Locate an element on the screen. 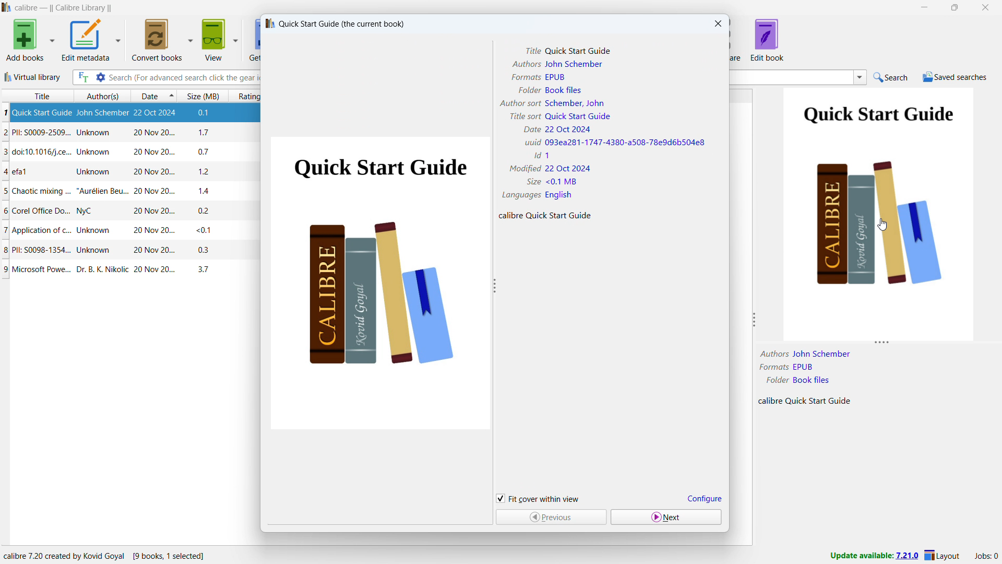 This screenshot has width=1002, height=564. maximize is located at coordinates (957, 7).